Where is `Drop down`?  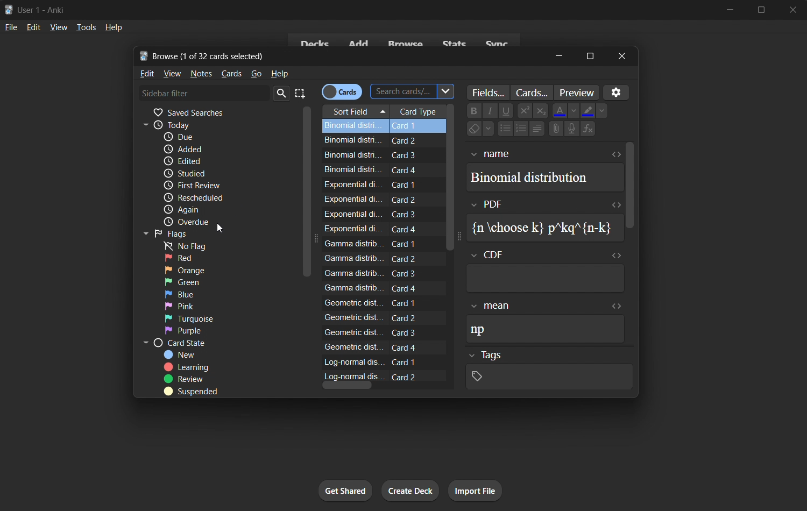
Drop down is located at coordinates (475, 153).